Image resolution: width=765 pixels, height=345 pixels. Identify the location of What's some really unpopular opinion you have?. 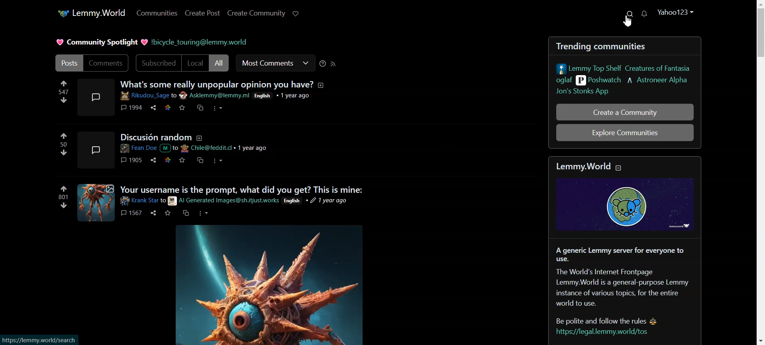
(224, 83).